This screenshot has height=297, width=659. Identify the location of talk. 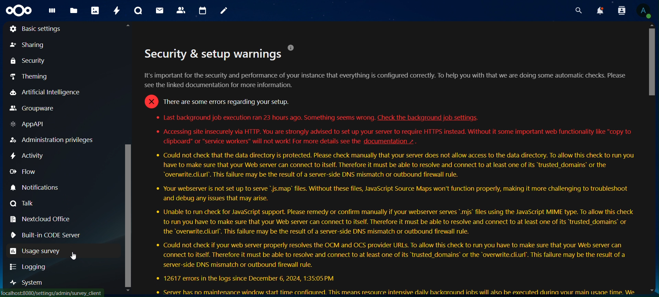
(26, 203).